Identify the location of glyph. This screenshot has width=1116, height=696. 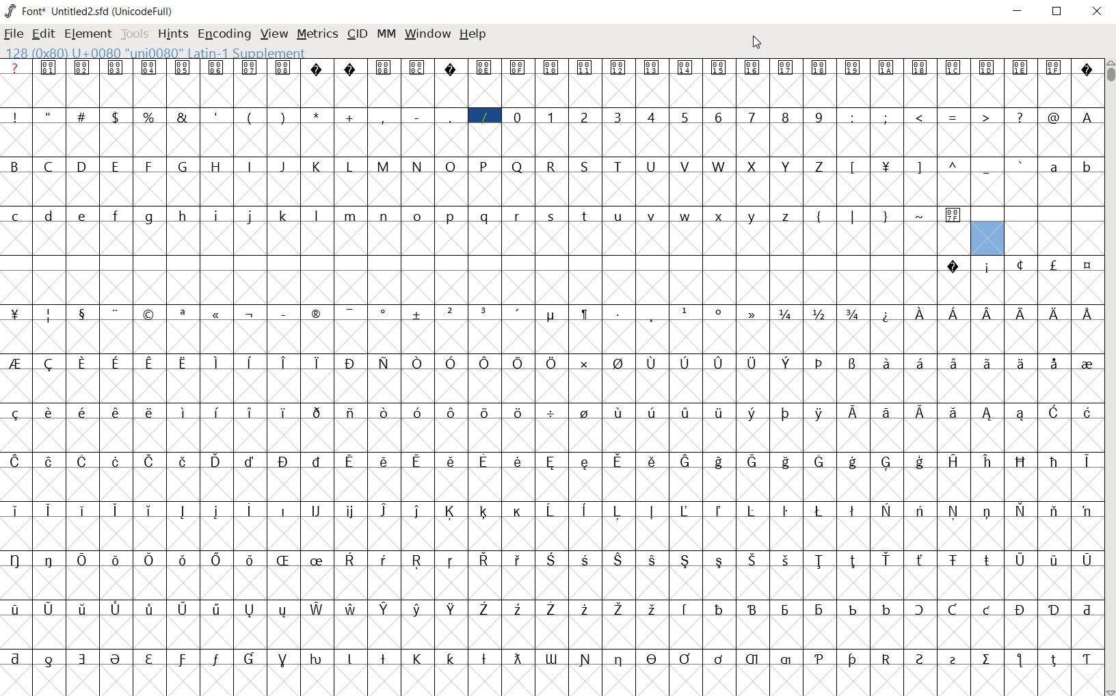
(15, 314).